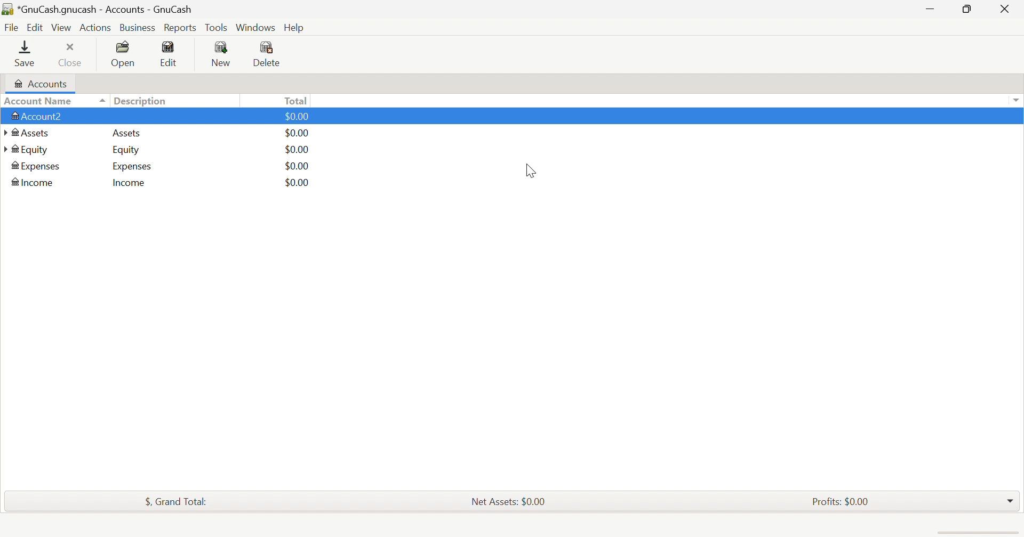  I want to click on Total, so click(300, 101).